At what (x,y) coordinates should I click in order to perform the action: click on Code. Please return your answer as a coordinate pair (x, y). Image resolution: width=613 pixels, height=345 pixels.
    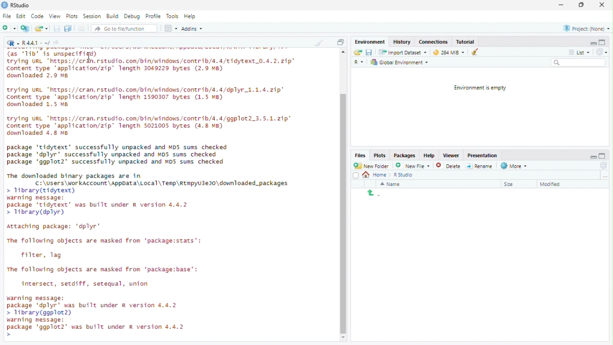
    Looking at the image, I should click on (37, 16).